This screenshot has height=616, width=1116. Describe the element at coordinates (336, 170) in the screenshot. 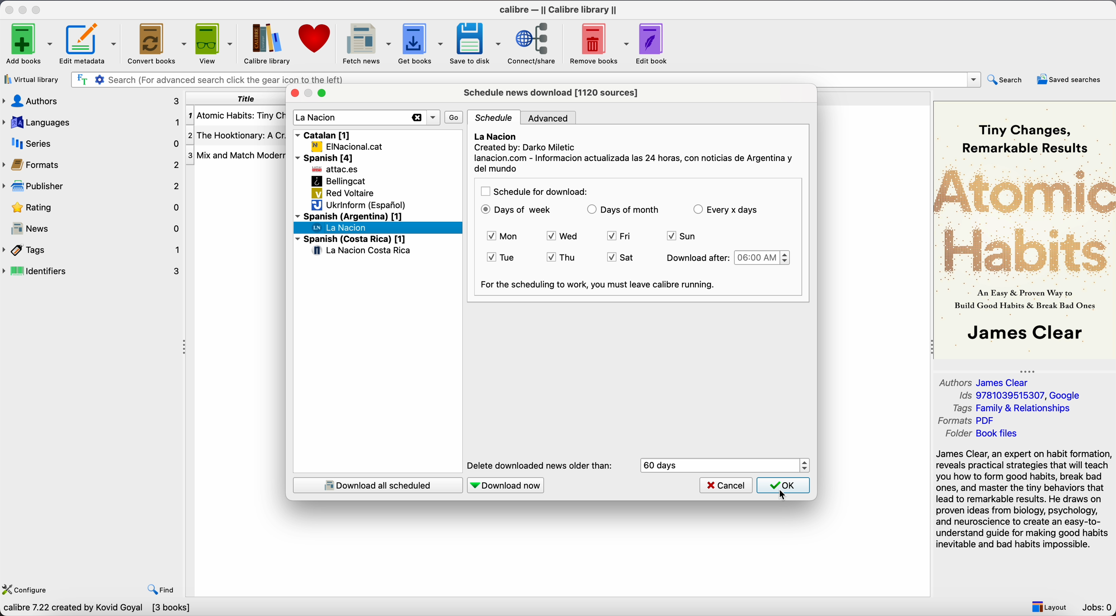

I see `attac.es` at that location.